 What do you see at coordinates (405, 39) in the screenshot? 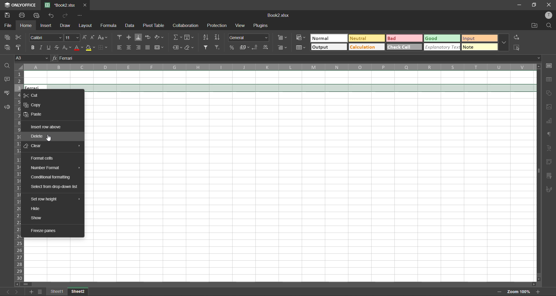
I see `bad` at bounding box center [405, 39].